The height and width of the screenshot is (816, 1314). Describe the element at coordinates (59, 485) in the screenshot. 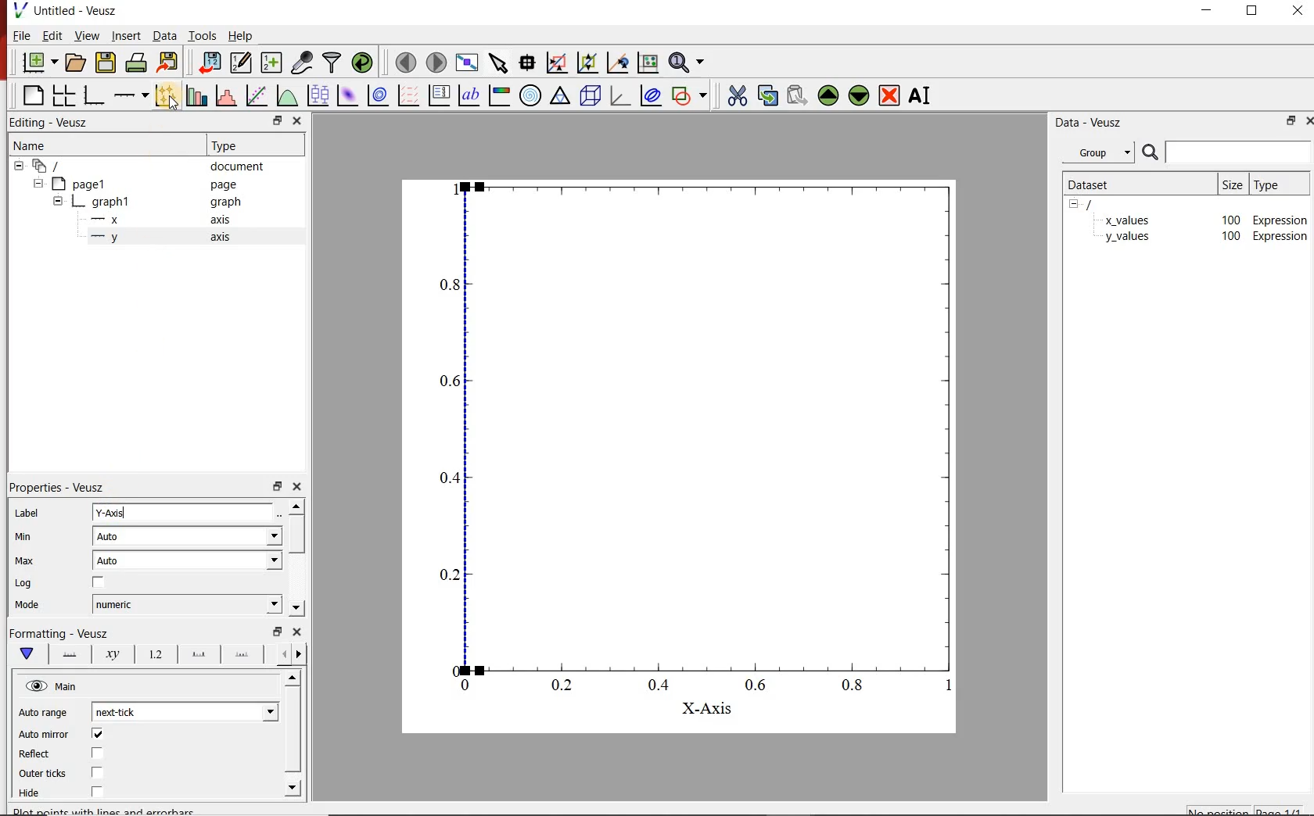

I see `| Properties - Veusz` at that location.